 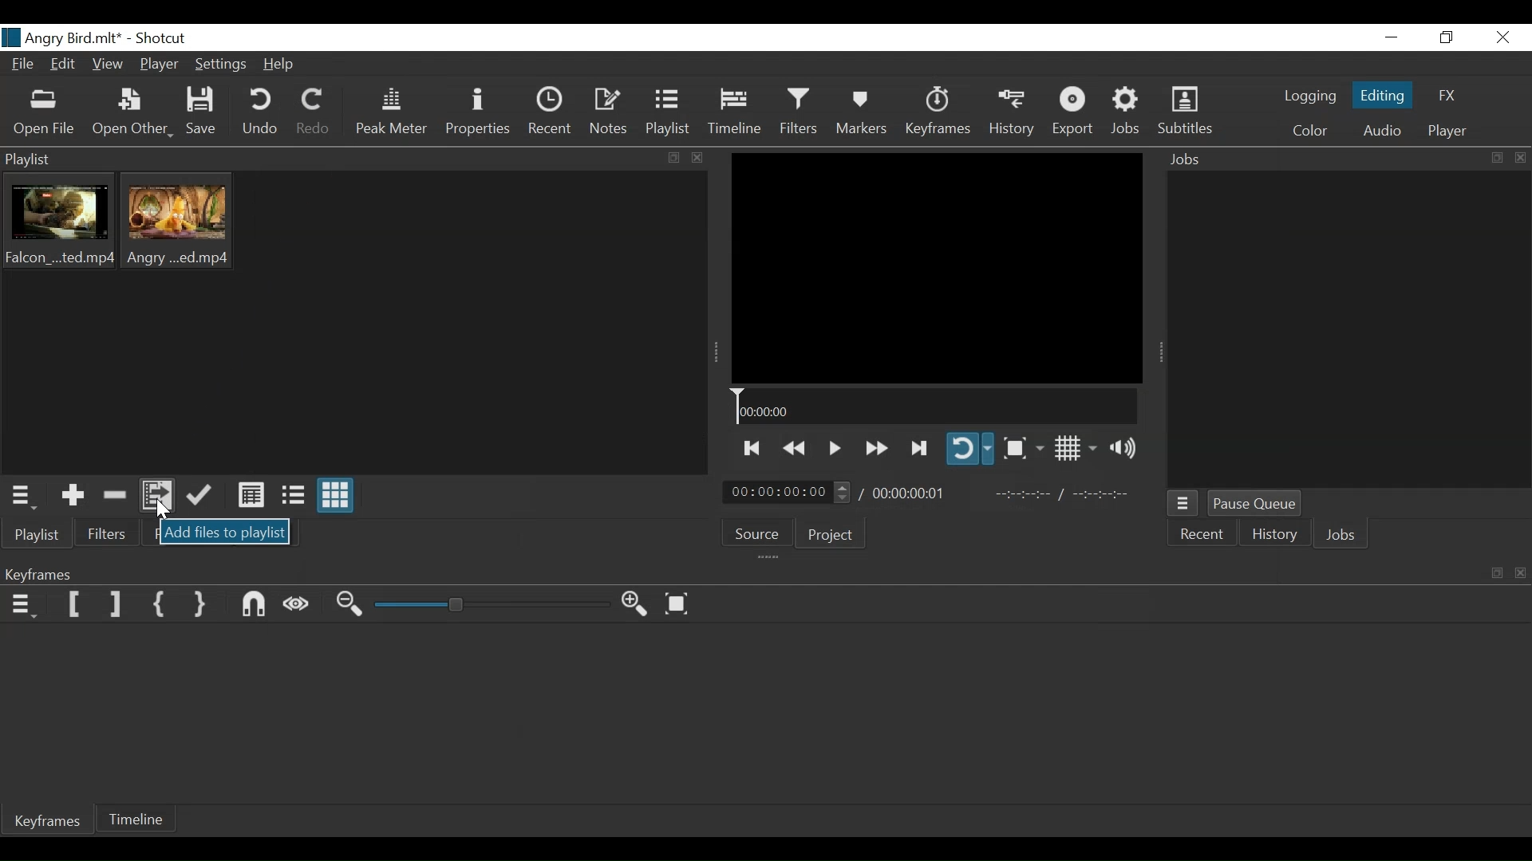 I want to click on Properties, so click(x=480, y=113).